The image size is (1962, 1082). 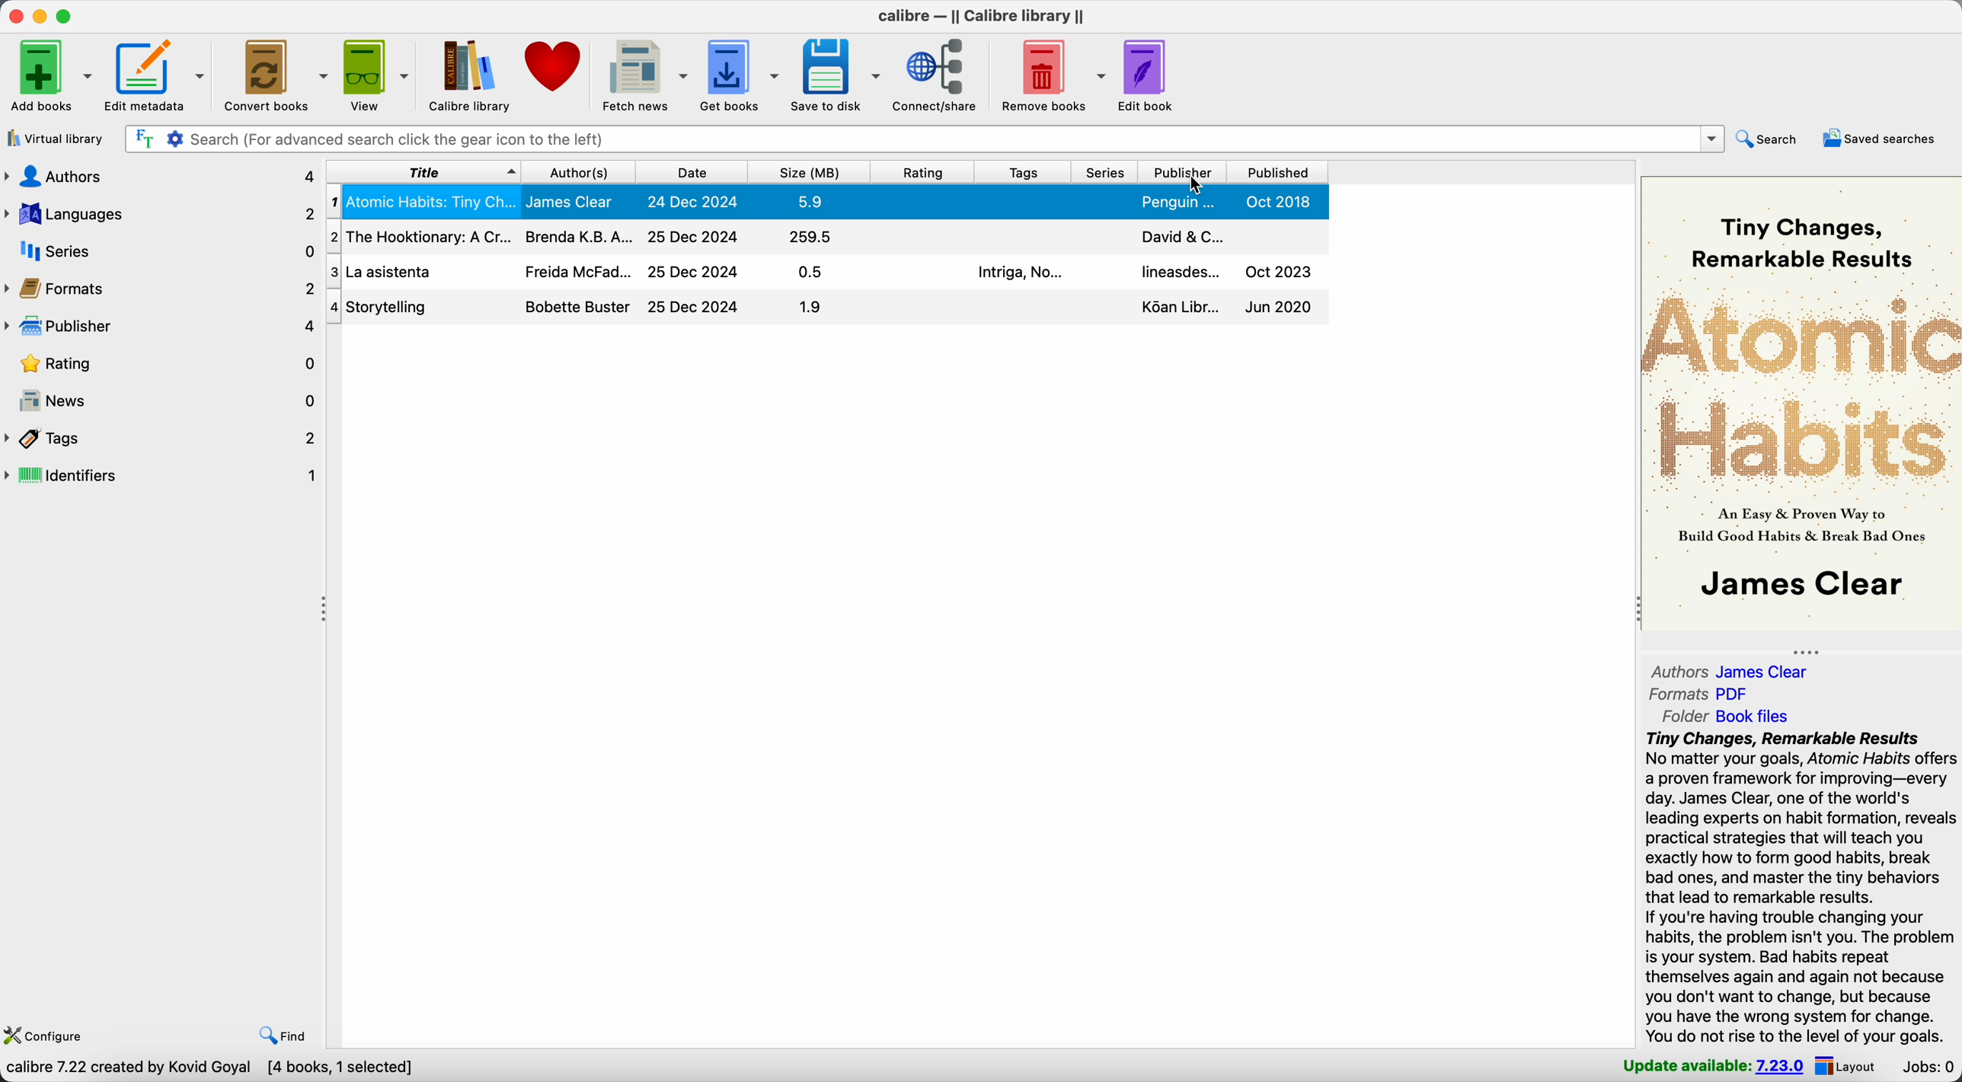 I want to click on formats PDF, so click(x=1705, y=694).